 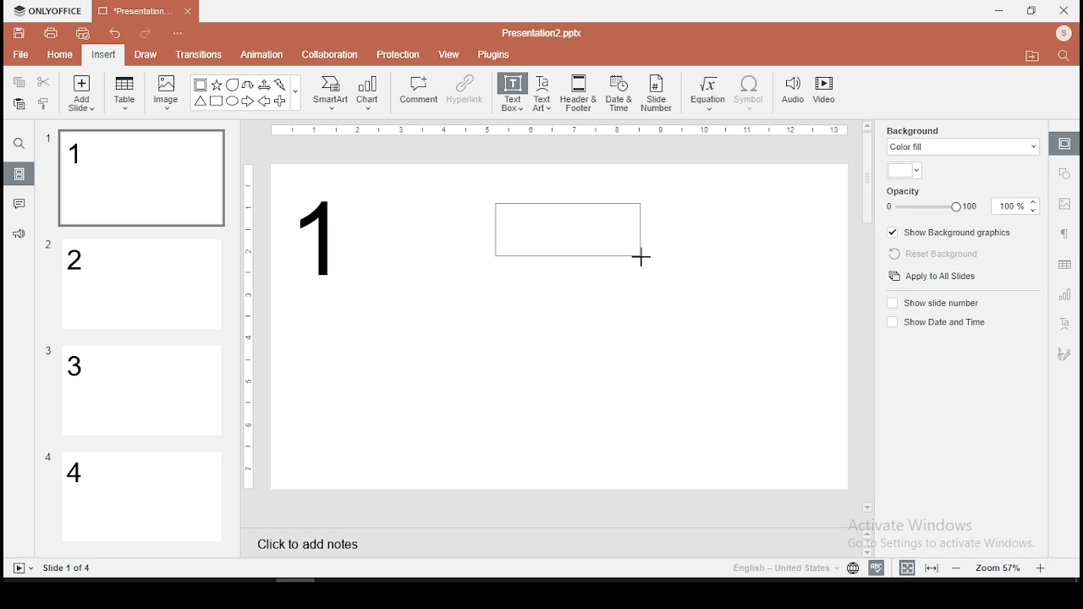 I want to click on , so click(x=1060, y=354).